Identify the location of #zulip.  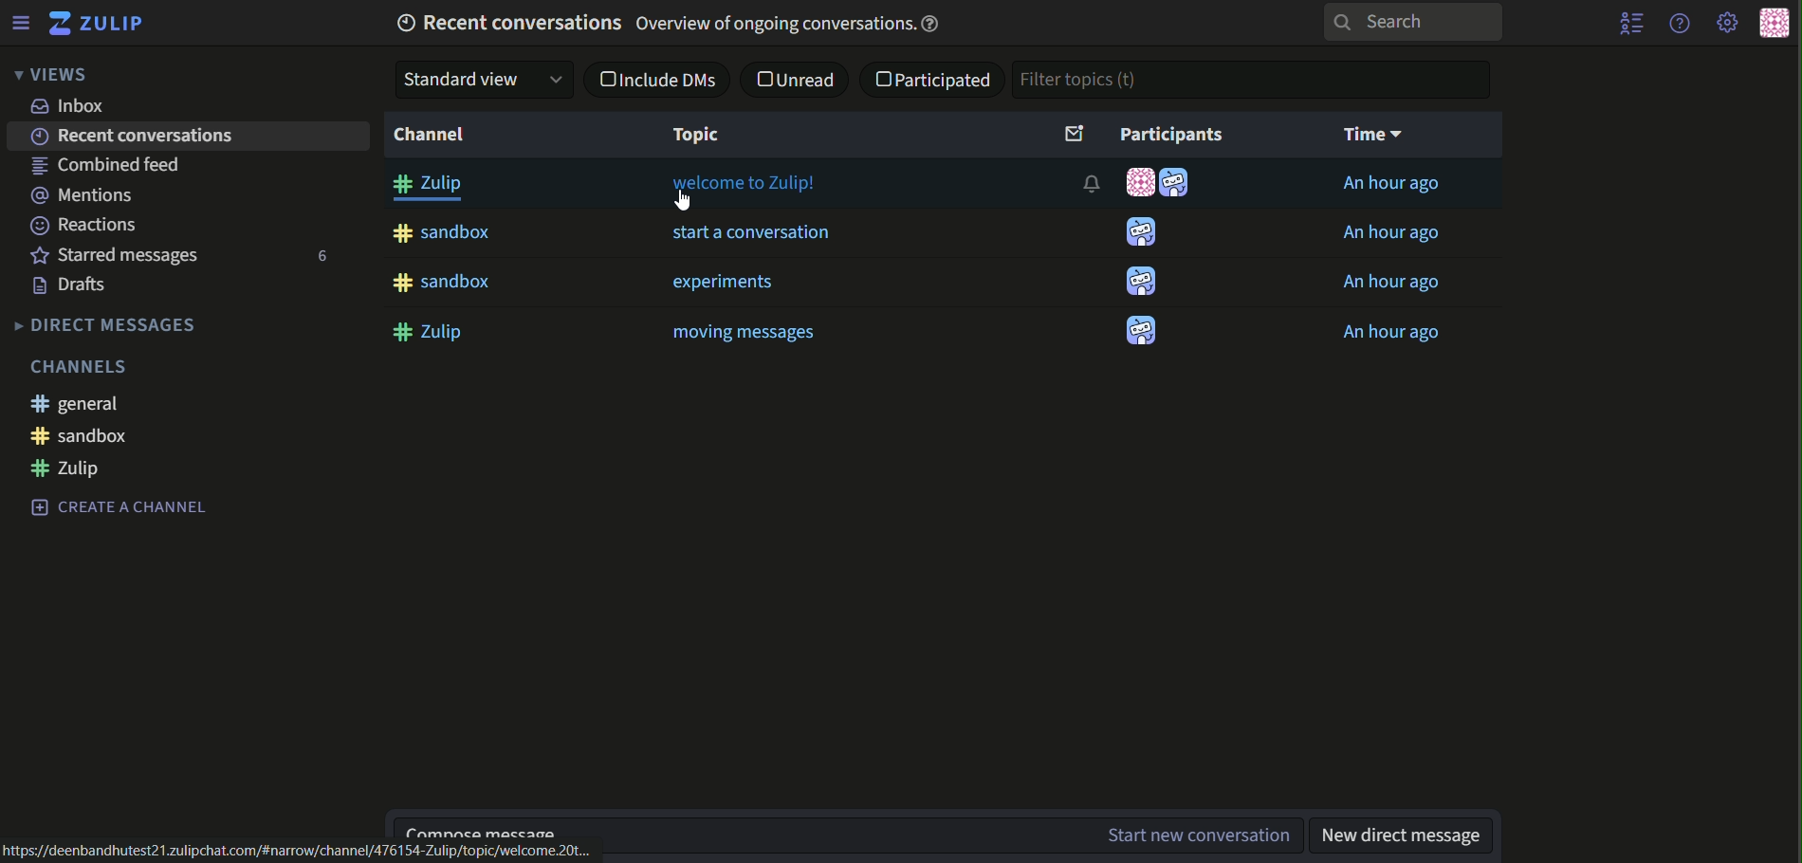
(433, 187).